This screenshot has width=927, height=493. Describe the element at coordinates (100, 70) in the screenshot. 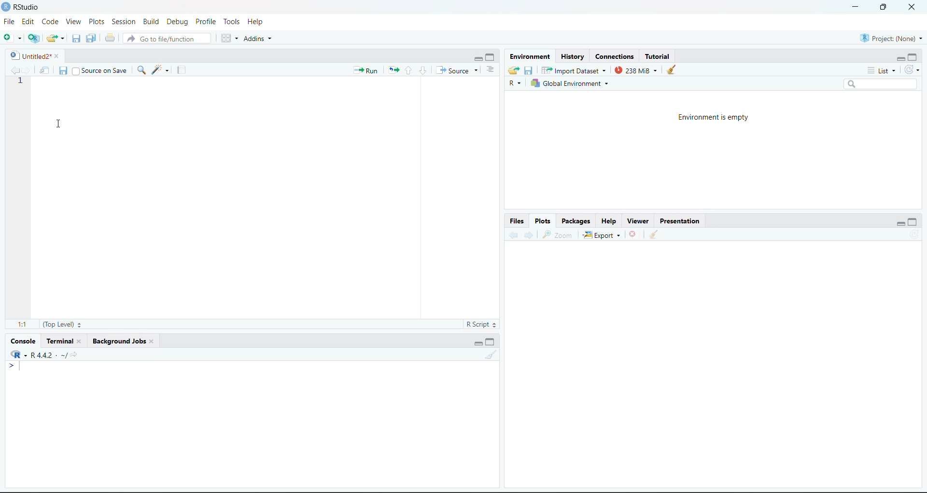

I see `Source on Save` at that location.